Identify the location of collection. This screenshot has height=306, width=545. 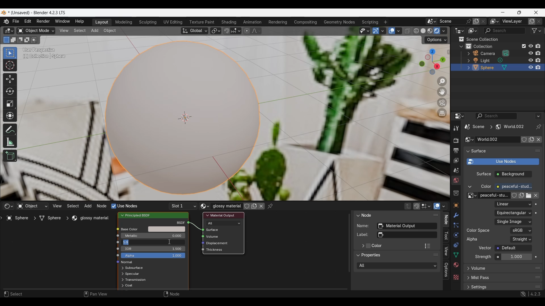
(488, 46).